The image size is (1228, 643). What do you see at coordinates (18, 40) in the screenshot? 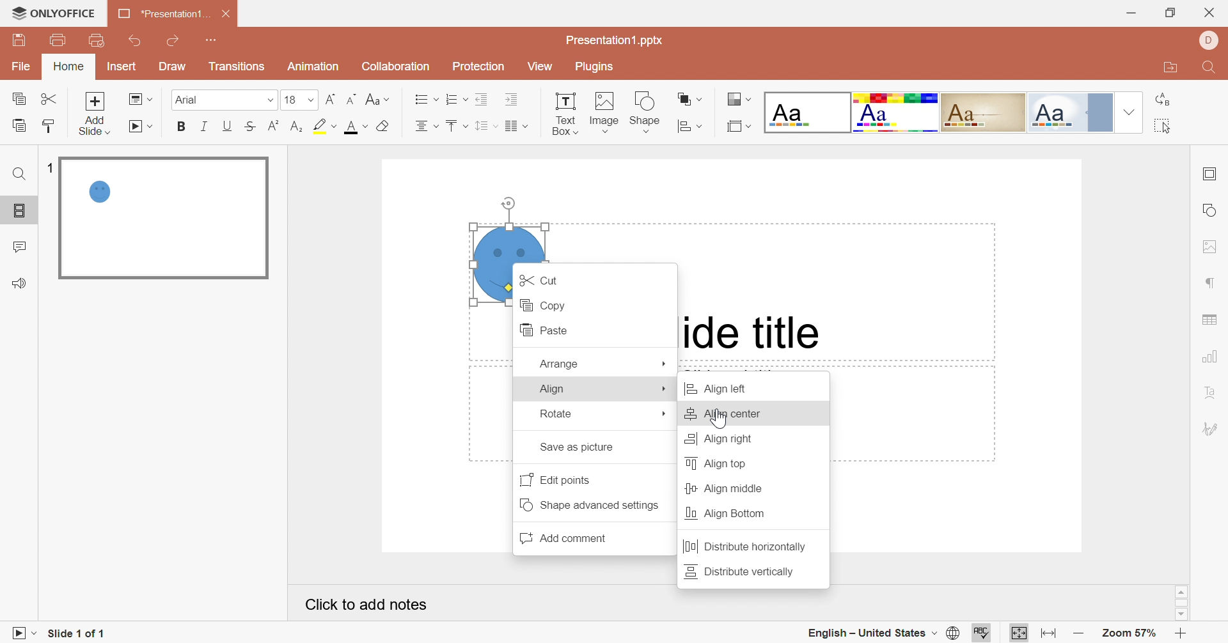
I see `Save` at bounding box center [18, 40].